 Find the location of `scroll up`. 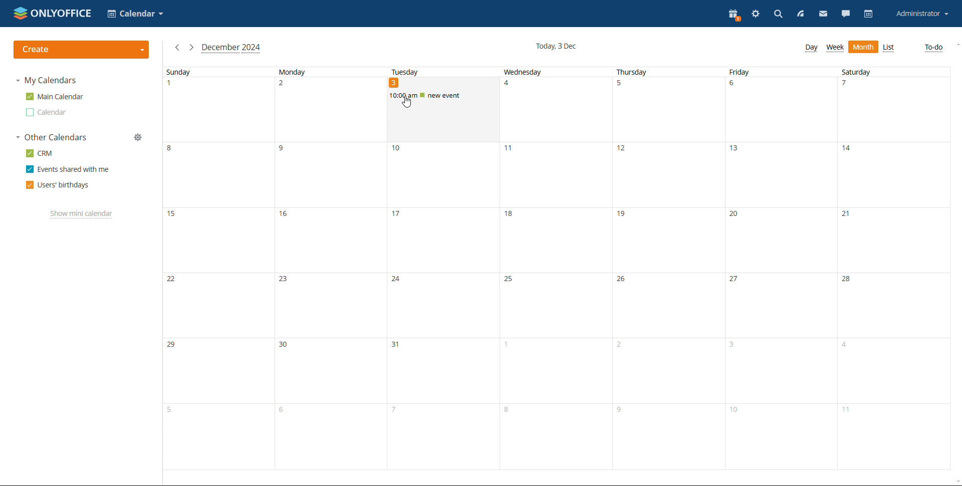

scroll up is located at coordinates (956, 45).